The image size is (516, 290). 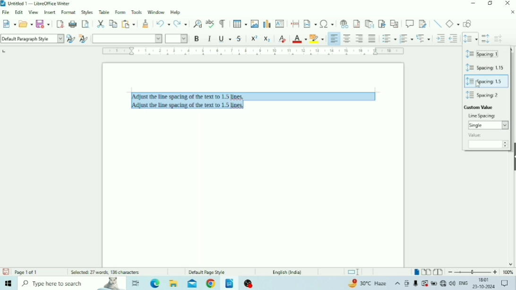 What do you see at coordinates (34, 13) in the screenshot?
I see `View` at bounding box center [34, 13].